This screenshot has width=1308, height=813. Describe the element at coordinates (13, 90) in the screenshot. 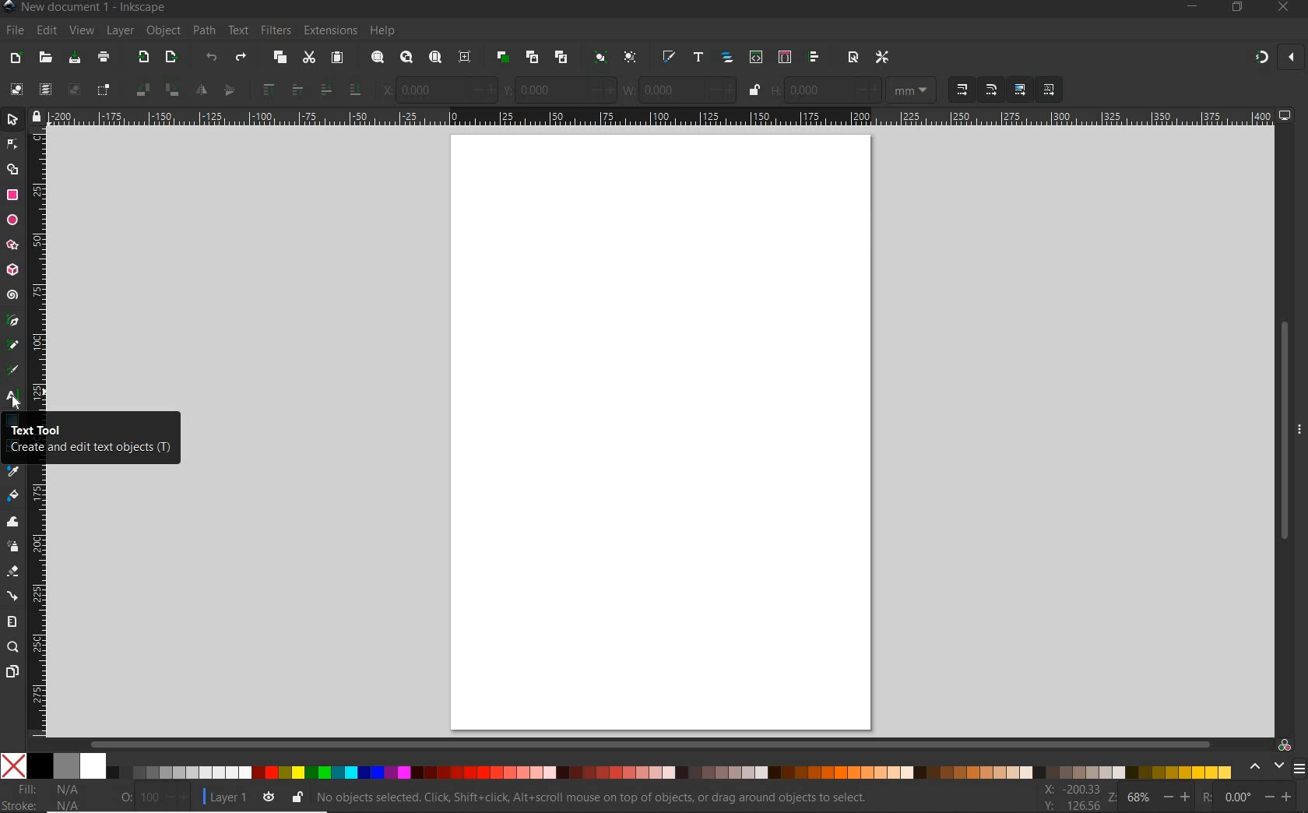

I see `select all` at that location.